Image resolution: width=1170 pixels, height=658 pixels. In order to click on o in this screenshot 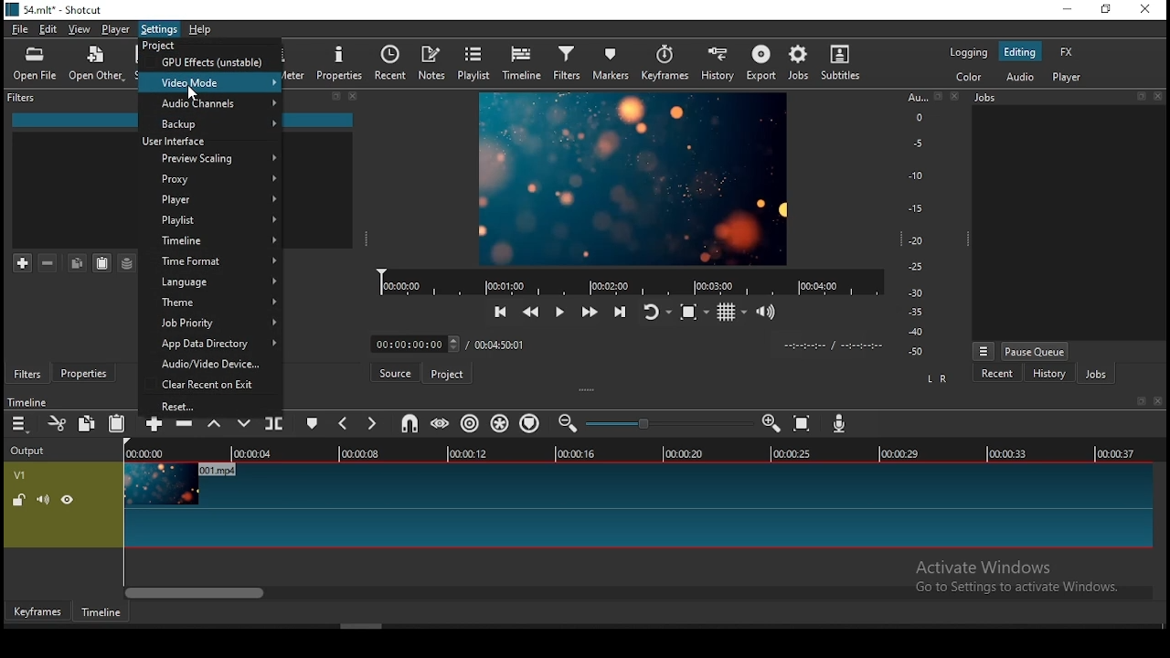, I will do `click(912, 116)`.